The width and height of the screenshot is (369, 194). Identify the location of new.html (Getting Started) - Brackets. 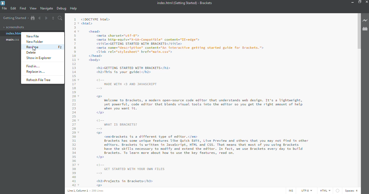
(183, 3).